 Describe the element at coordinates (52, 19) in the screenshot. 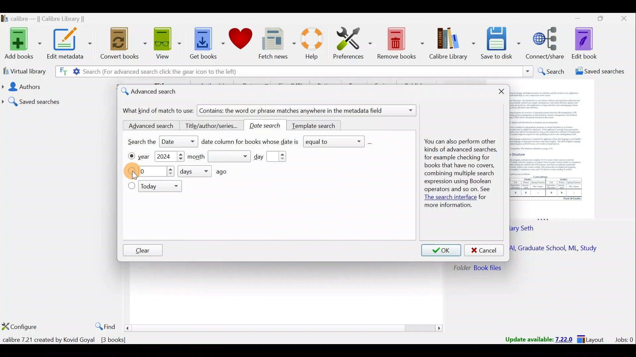

I see `calibre — || Calibre Library ||` at that location.